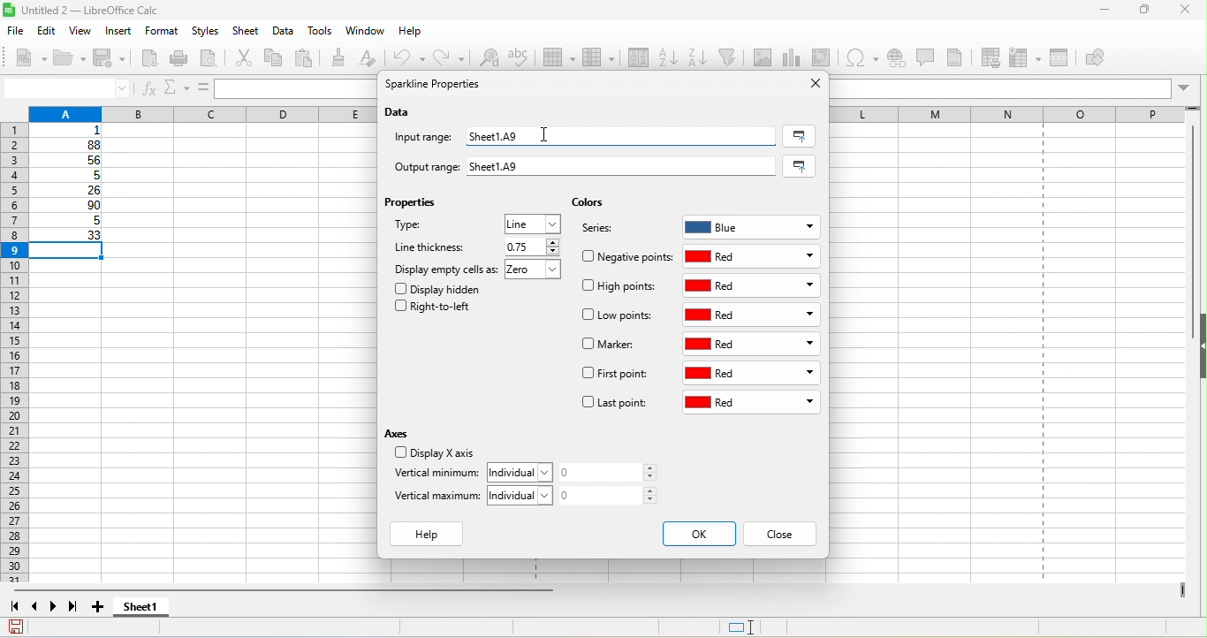  What do you see at coordinates (13, 354) in the screenshot?
I see `rows` at bounding box center [13, 354].